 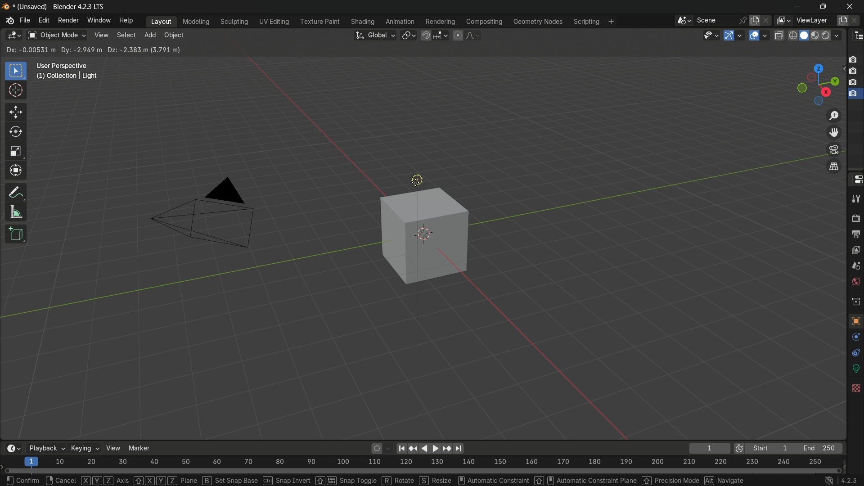 I want to click on capture, so click(x=854, y=73).